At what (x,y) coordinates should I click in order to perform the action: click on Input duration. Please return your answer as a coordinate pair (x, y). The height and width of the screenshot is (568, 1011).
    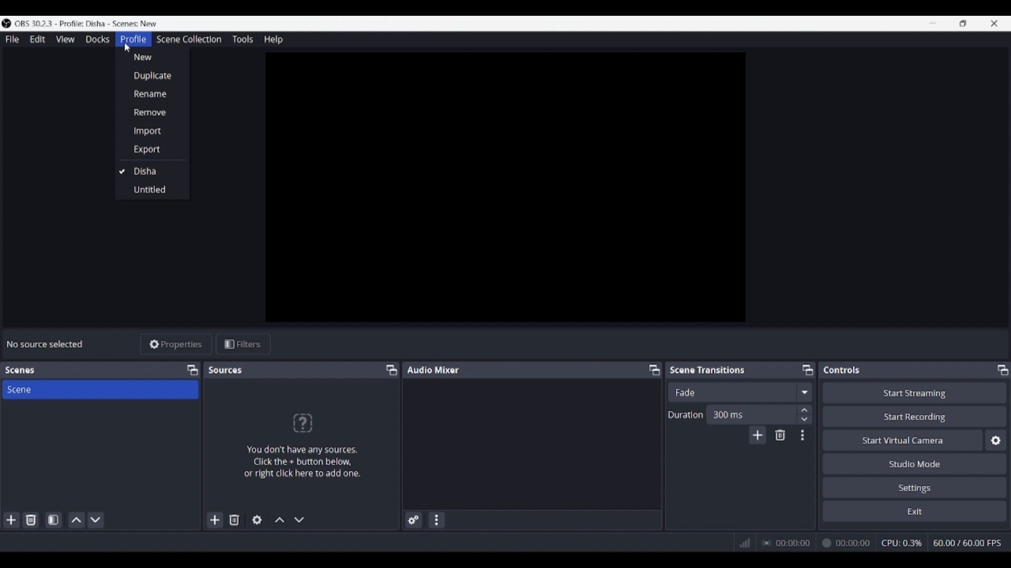
    Looking at the image, I should click on (750, 414).